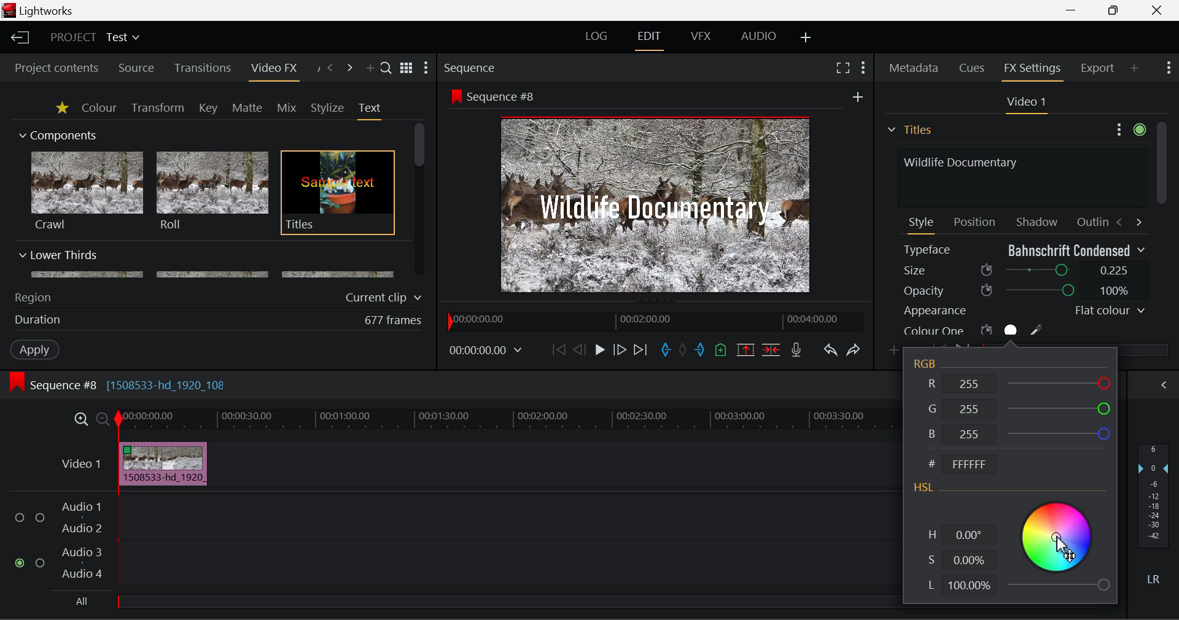 The height and width of the screenshot is (620, 1179). Describe the element at coordinates (807, 39) in the screenshot. I see `Add Layout` at that location.